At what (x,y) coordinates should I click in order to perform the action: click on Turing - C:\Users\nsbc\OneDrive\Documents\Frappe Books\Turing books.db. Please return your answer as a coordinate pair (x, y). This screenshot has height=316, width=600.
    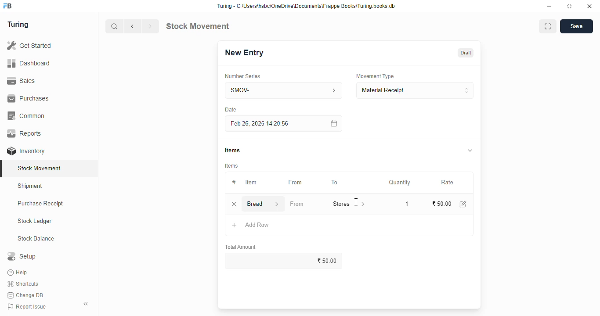
    Looking at the image, I should click on (307, 6).